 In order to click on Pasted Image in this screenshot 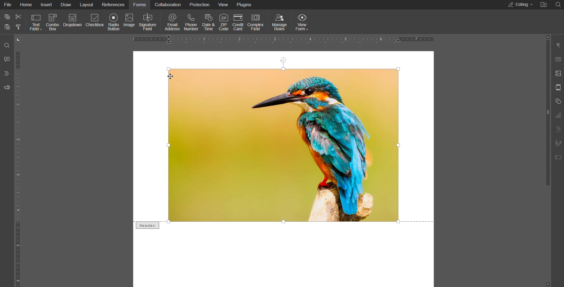, I will do `click(283, 144)`.